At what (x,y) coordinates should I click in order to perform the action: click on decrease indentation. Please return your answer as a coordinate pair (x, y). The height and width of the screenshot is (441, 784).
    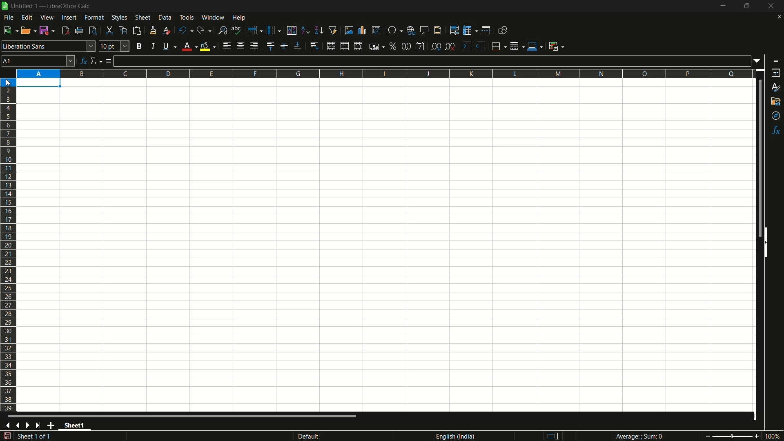
    Looking at the image, I should click on (481, 46).